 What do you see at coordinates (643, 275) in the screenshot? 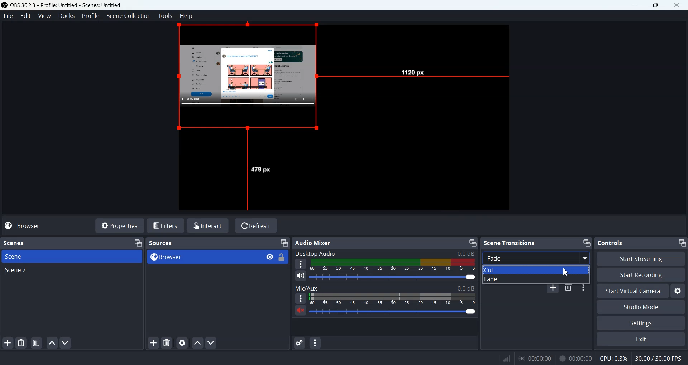
I see `Start Recording` at bounding box center [643, 275].